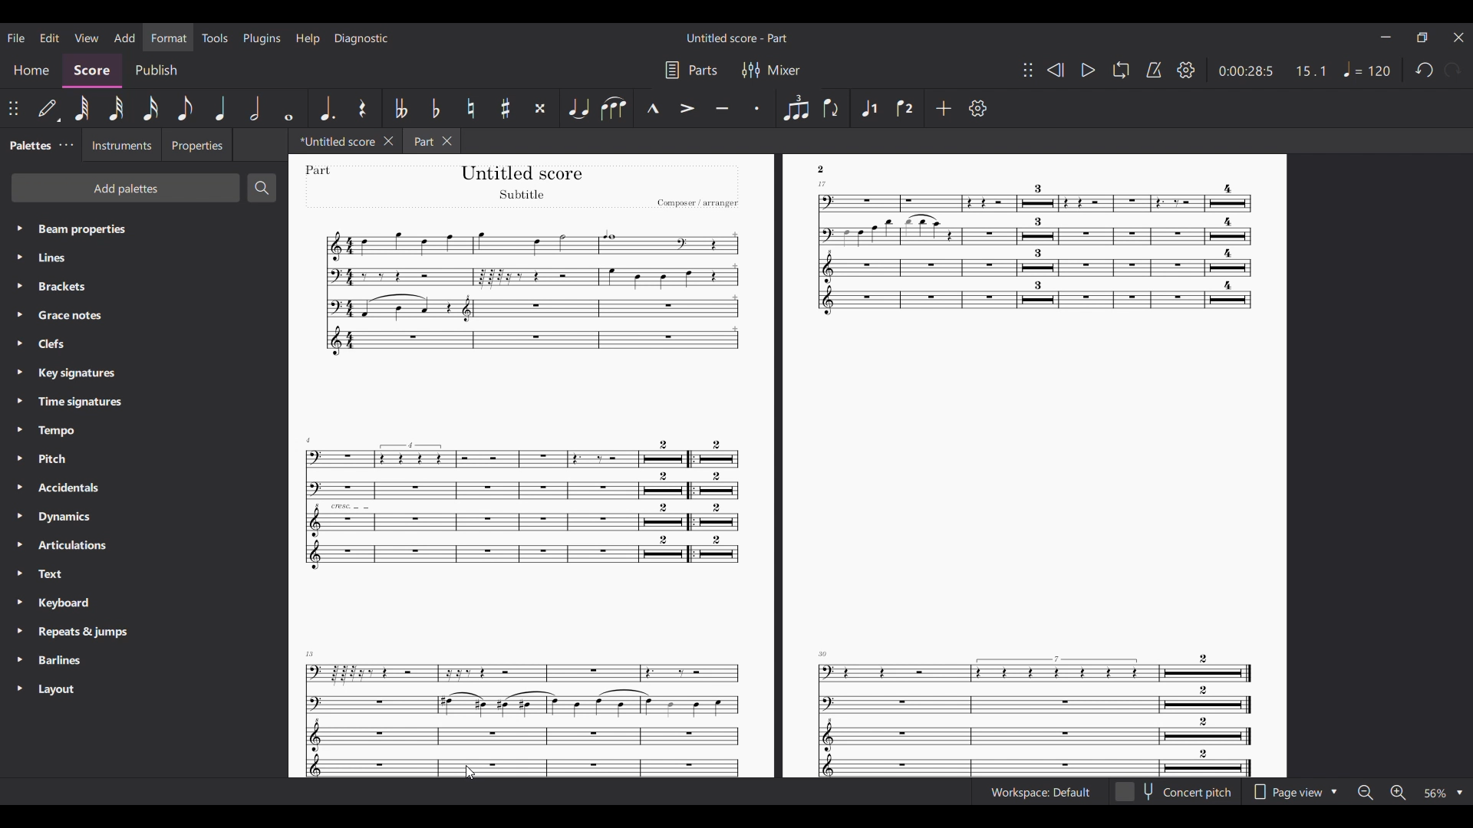 The image size is (1473, 828). Describe the element at coordinates (1458, 37) in the screenshot. I see `Close interface` at that location.